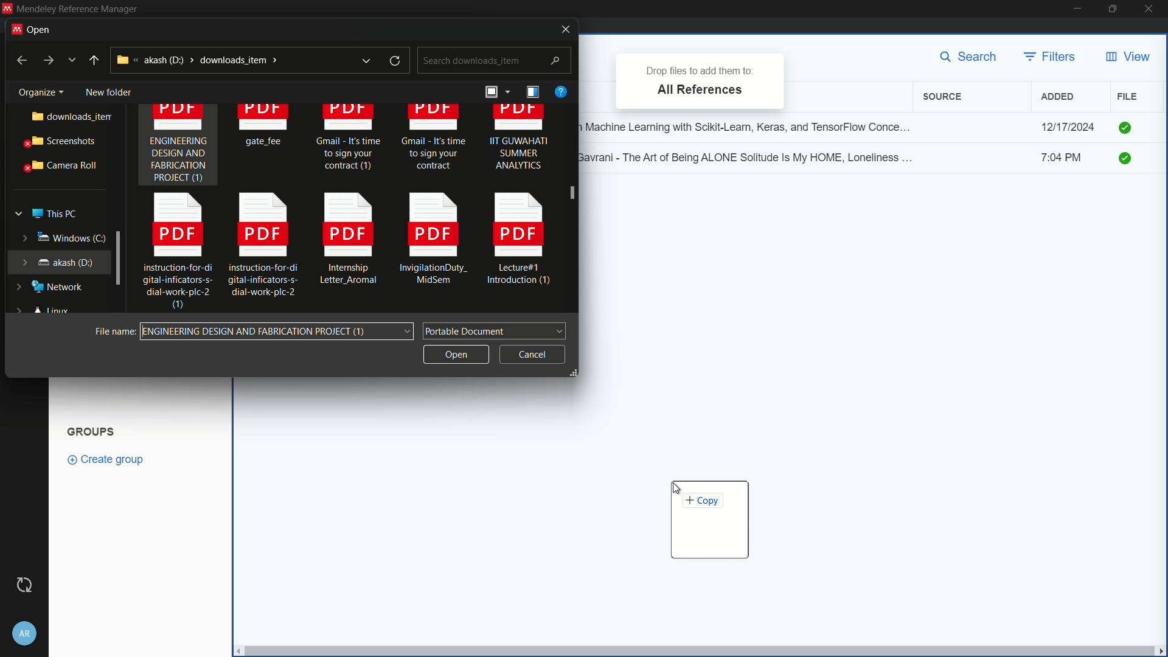  What do you see at coordinates (73, 60) in the screenshot?
I see `more options` at bounding box center [73, 60].